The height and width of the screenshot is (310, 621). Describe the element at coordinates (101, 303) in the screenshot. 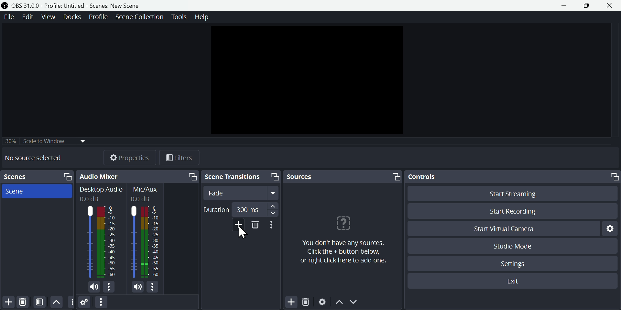

I see `More options` at that location.